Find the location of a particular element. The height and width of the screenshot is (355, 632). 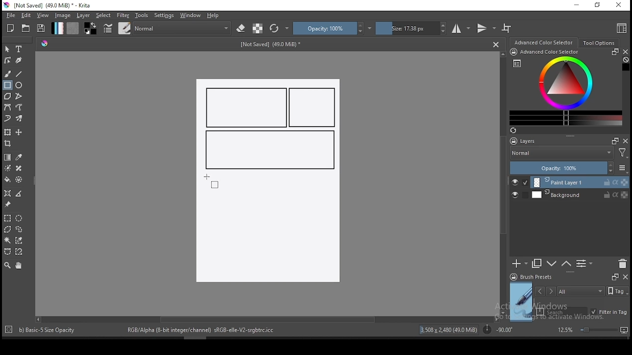

Clear is located at coordinates (626, 61).